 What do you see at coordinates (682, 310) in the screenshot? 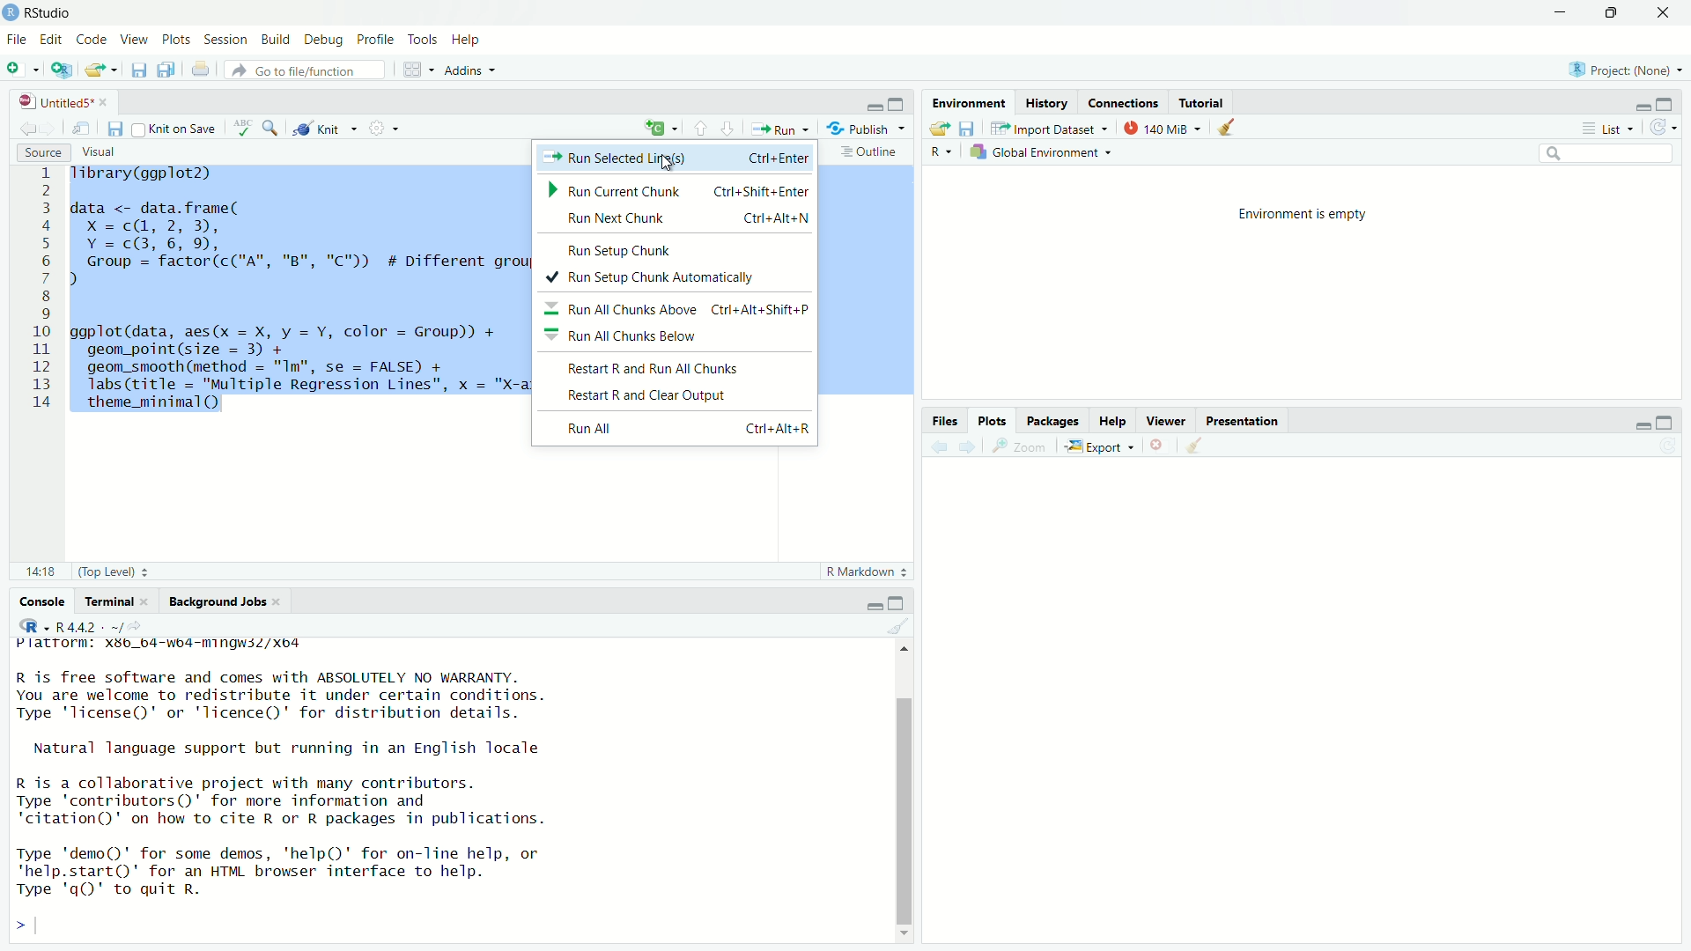
I see `Run All Chunks Above ~ Ctrl+Alt+Shift+P` at bounding box center [682, 310].